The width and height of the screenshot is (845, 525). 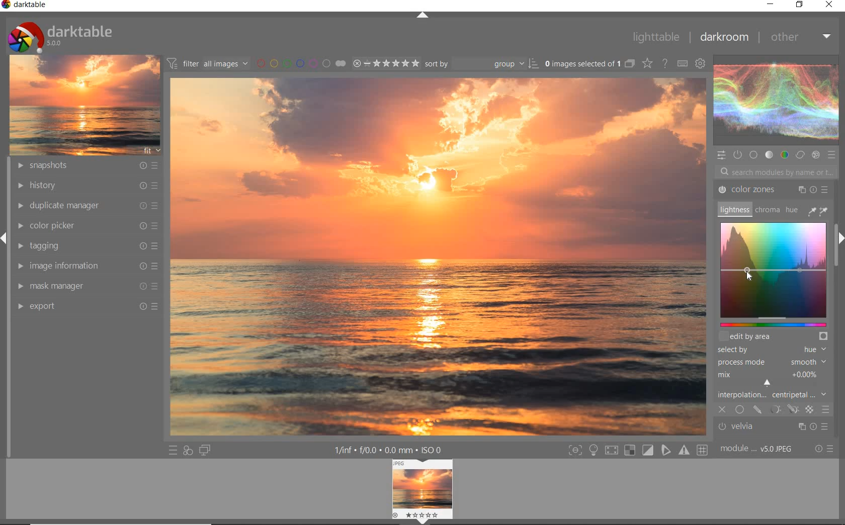 What do you see at coordinates (481, 64) in the screenshot?
I see `SORT` at bounding box center [481, 64].